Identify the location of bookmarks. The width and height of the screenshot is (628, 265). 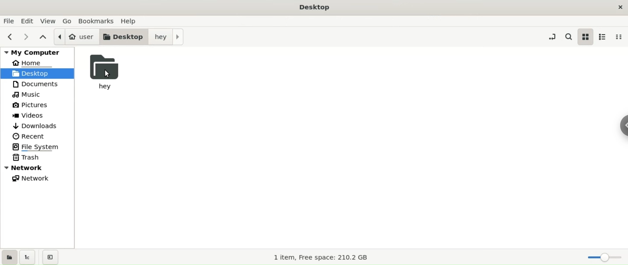
(96, 20).